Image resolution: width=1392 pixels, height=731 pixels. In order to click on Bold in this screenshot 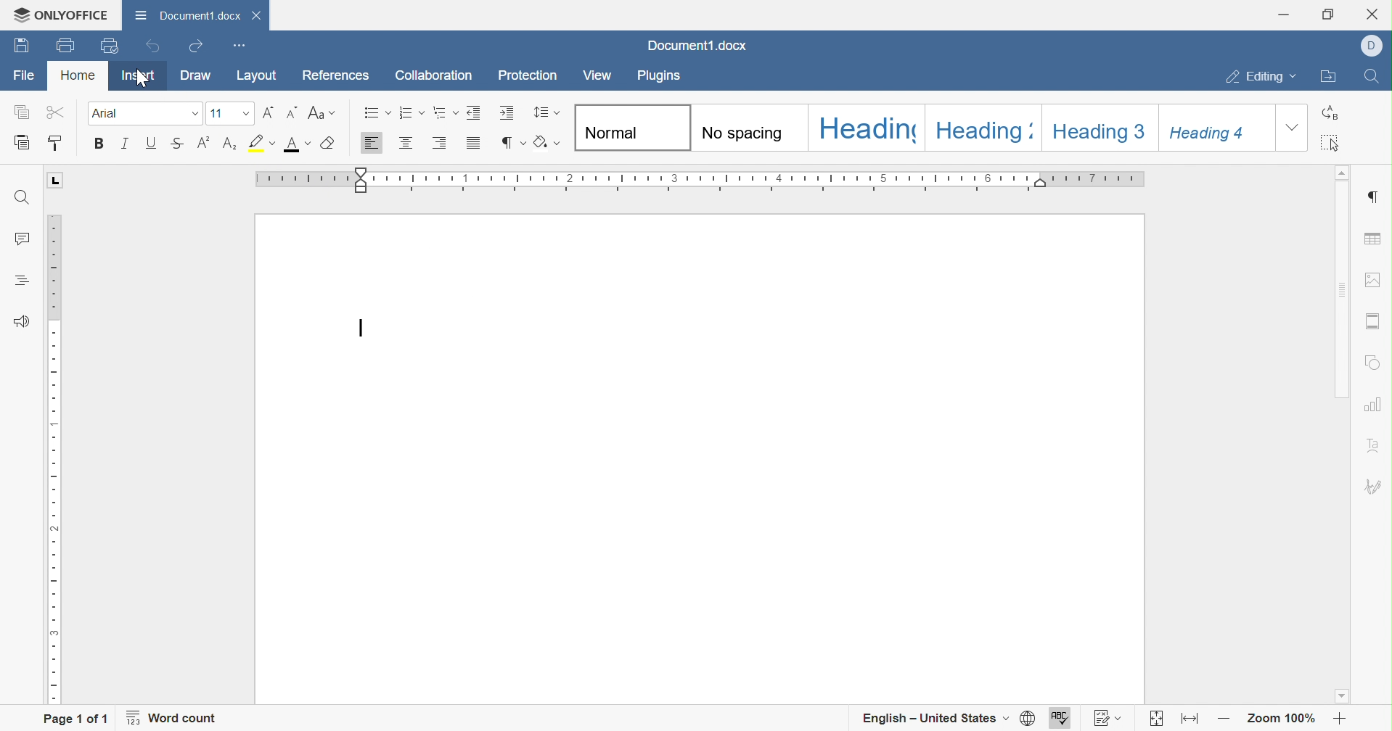, I will do `click(99, 143)`.